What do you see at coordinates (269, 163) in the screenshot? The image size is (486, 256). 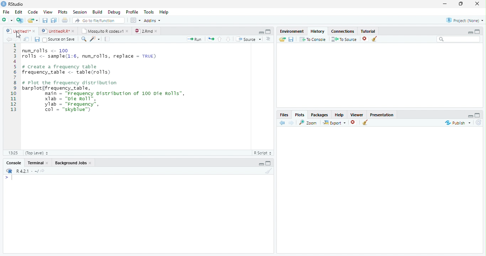 I see `Expand Height` at bounding box center [269, 163].